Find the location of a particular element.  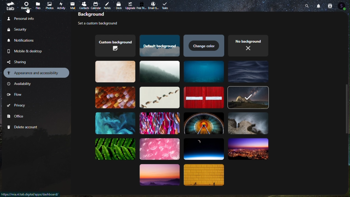

tab is located at coordinates (10, 6).